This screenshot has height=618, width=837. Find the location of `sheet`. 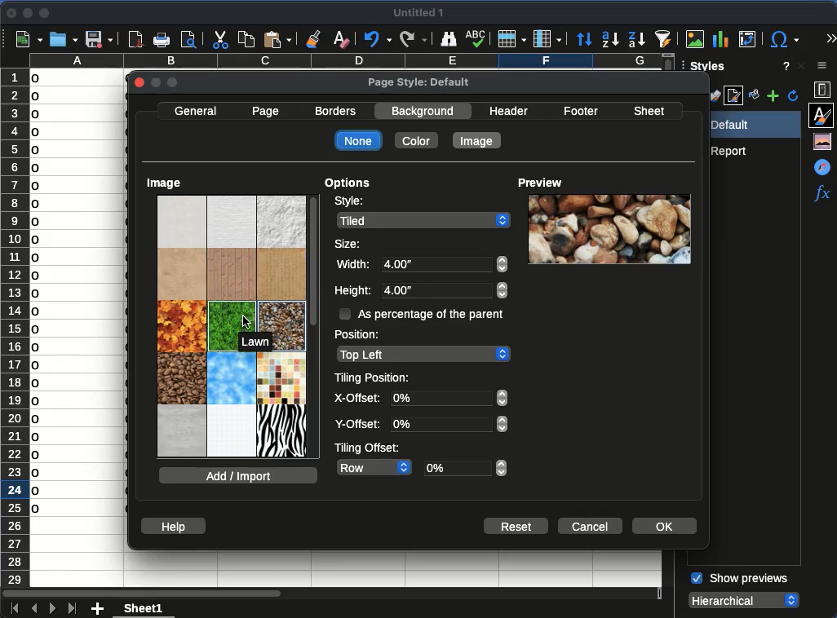

sheet is located at coordinates (145, 607).